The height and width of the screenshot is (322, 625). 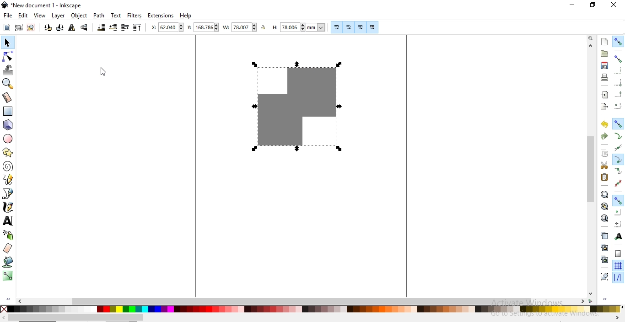 I want to click on scale radii of rounded corners, so click(x=349, y=27).